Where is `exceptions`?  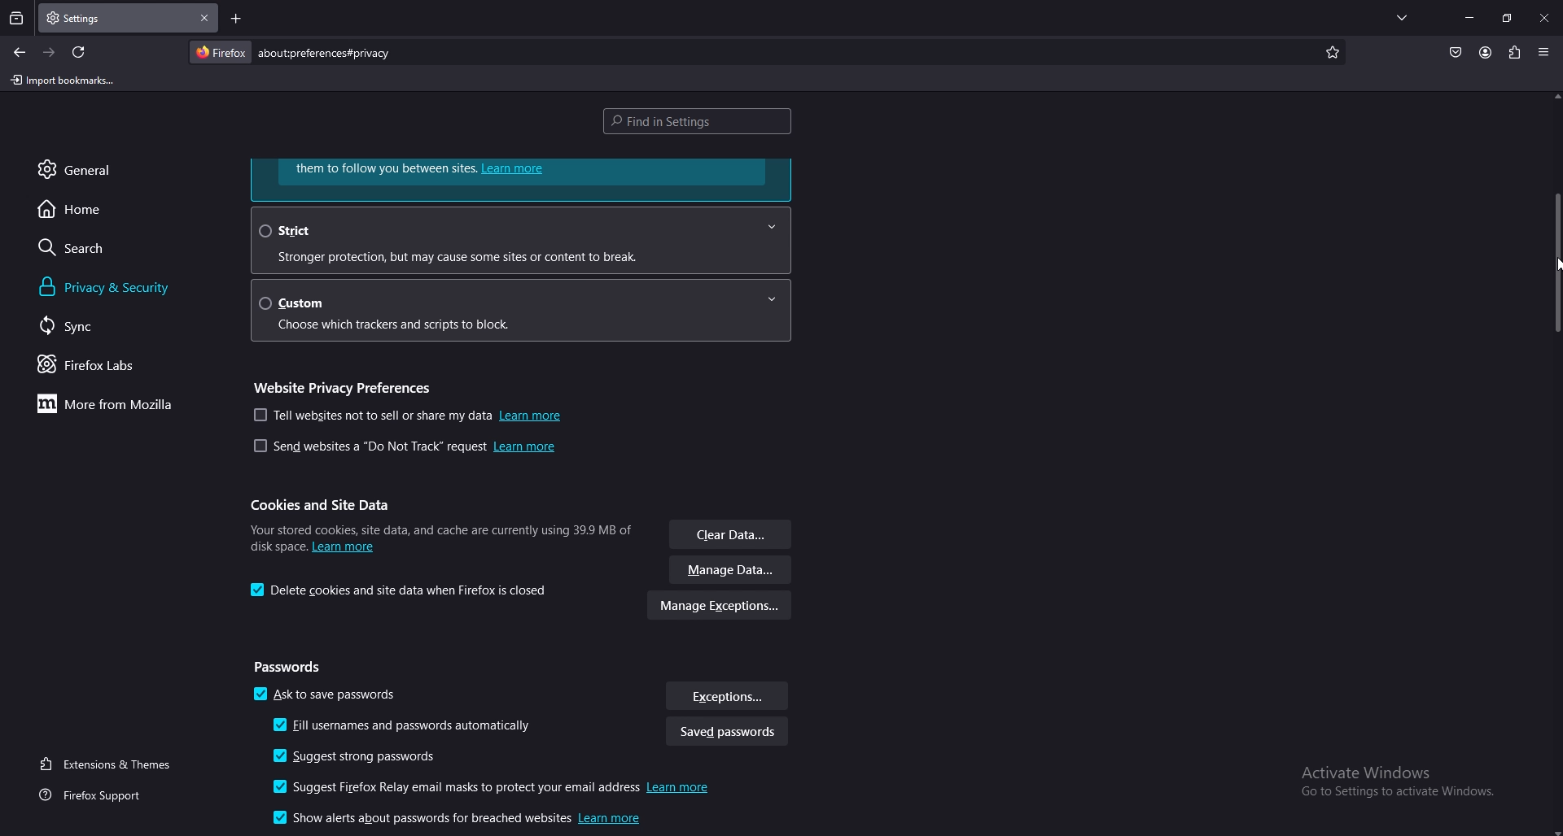 exceptions is located at coordinates (727, 696).